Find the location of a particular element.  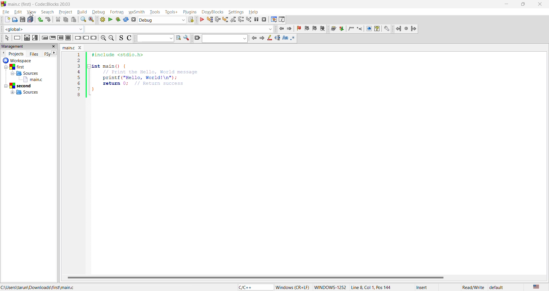

toggle bookmarks is located at coordinates (299, 28).